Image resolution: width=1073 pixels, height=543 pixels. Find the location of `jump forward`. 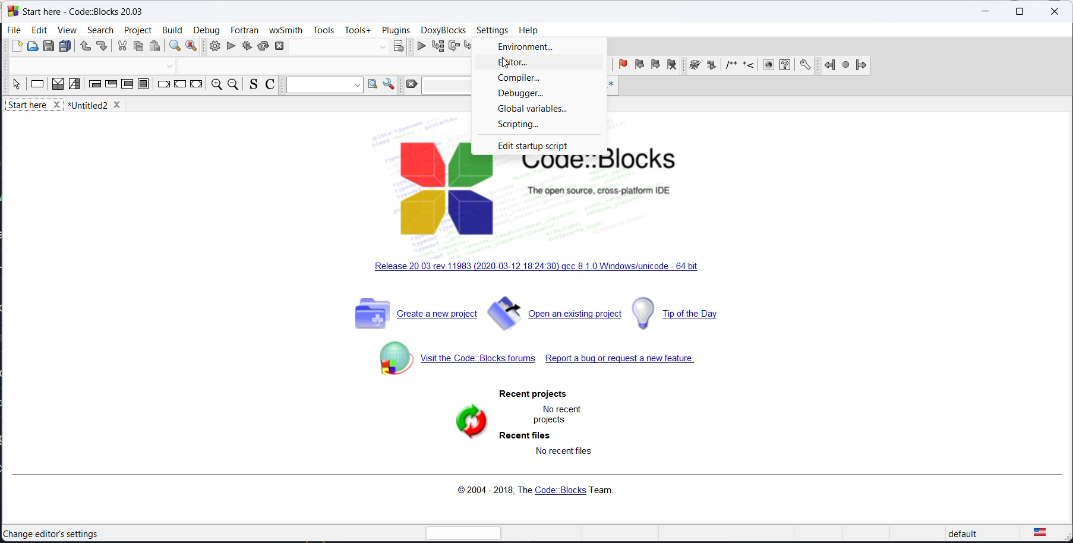

jump forward is located at coordinates (861, 65).